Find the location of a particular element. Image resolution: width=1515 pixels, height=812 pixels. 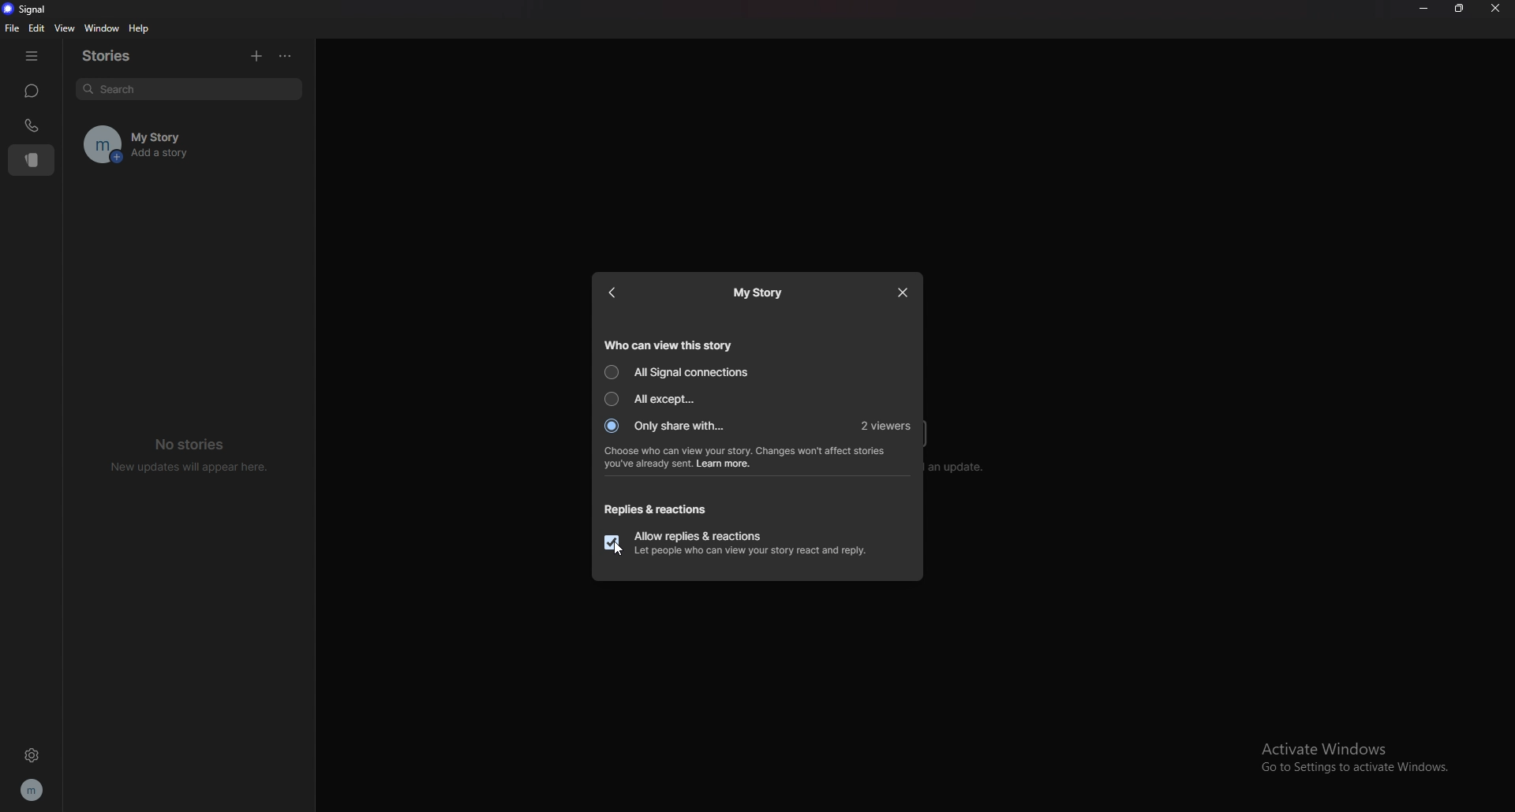

who can view this story is located at coordinates (668, 344).